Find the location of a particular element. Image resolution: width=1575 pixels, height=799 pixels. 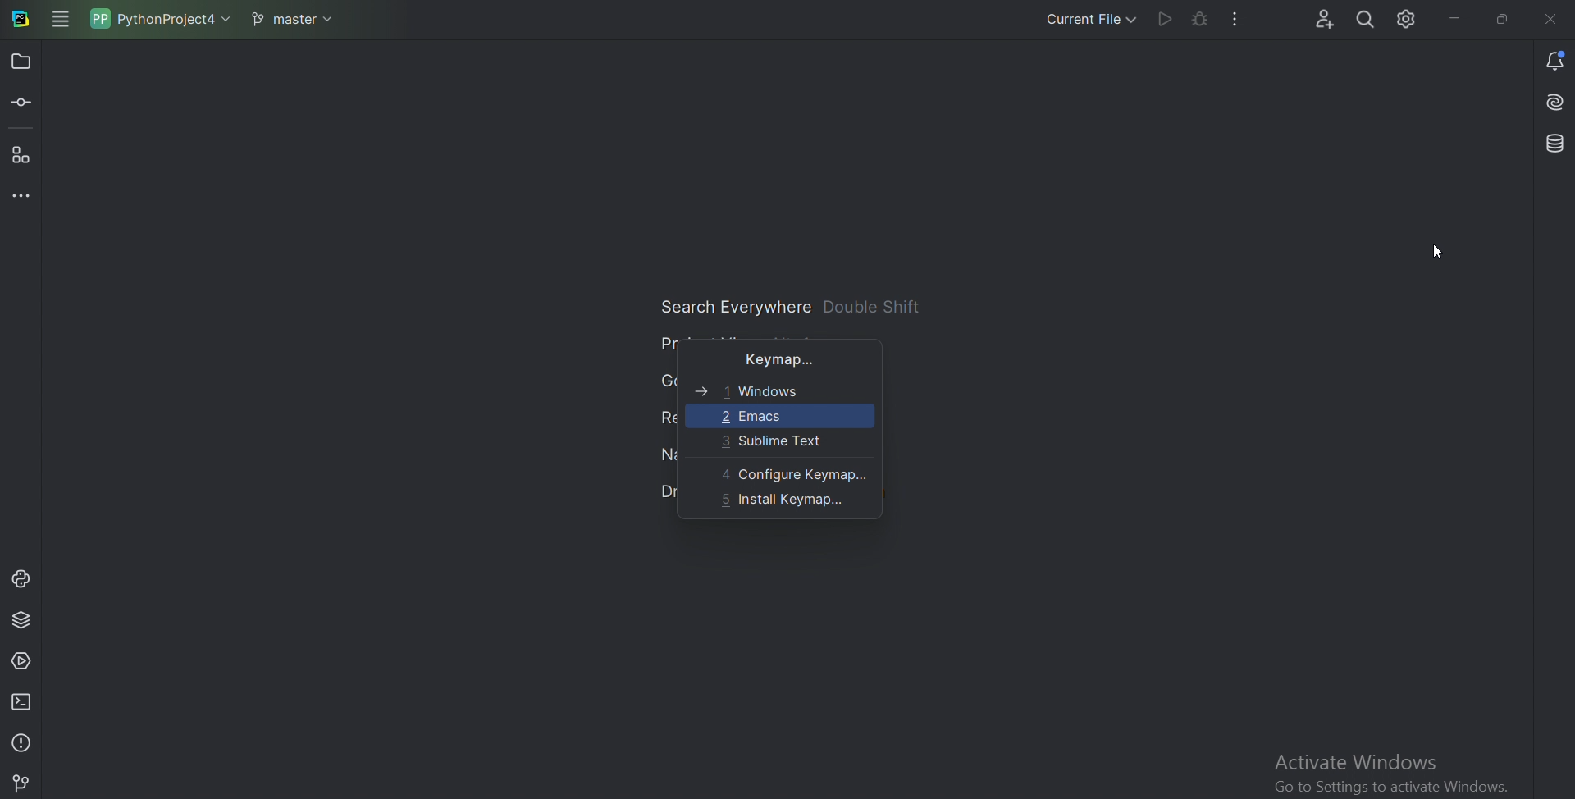

Services is located at coordinates (26, 659).